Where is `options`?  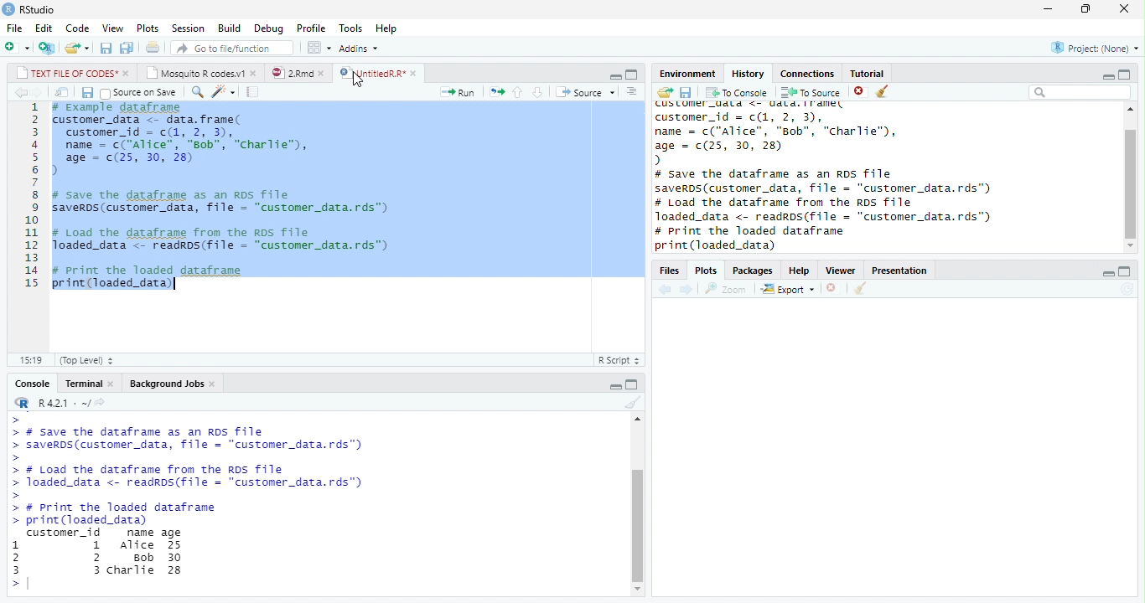 options is located at coordinates (634, 92).